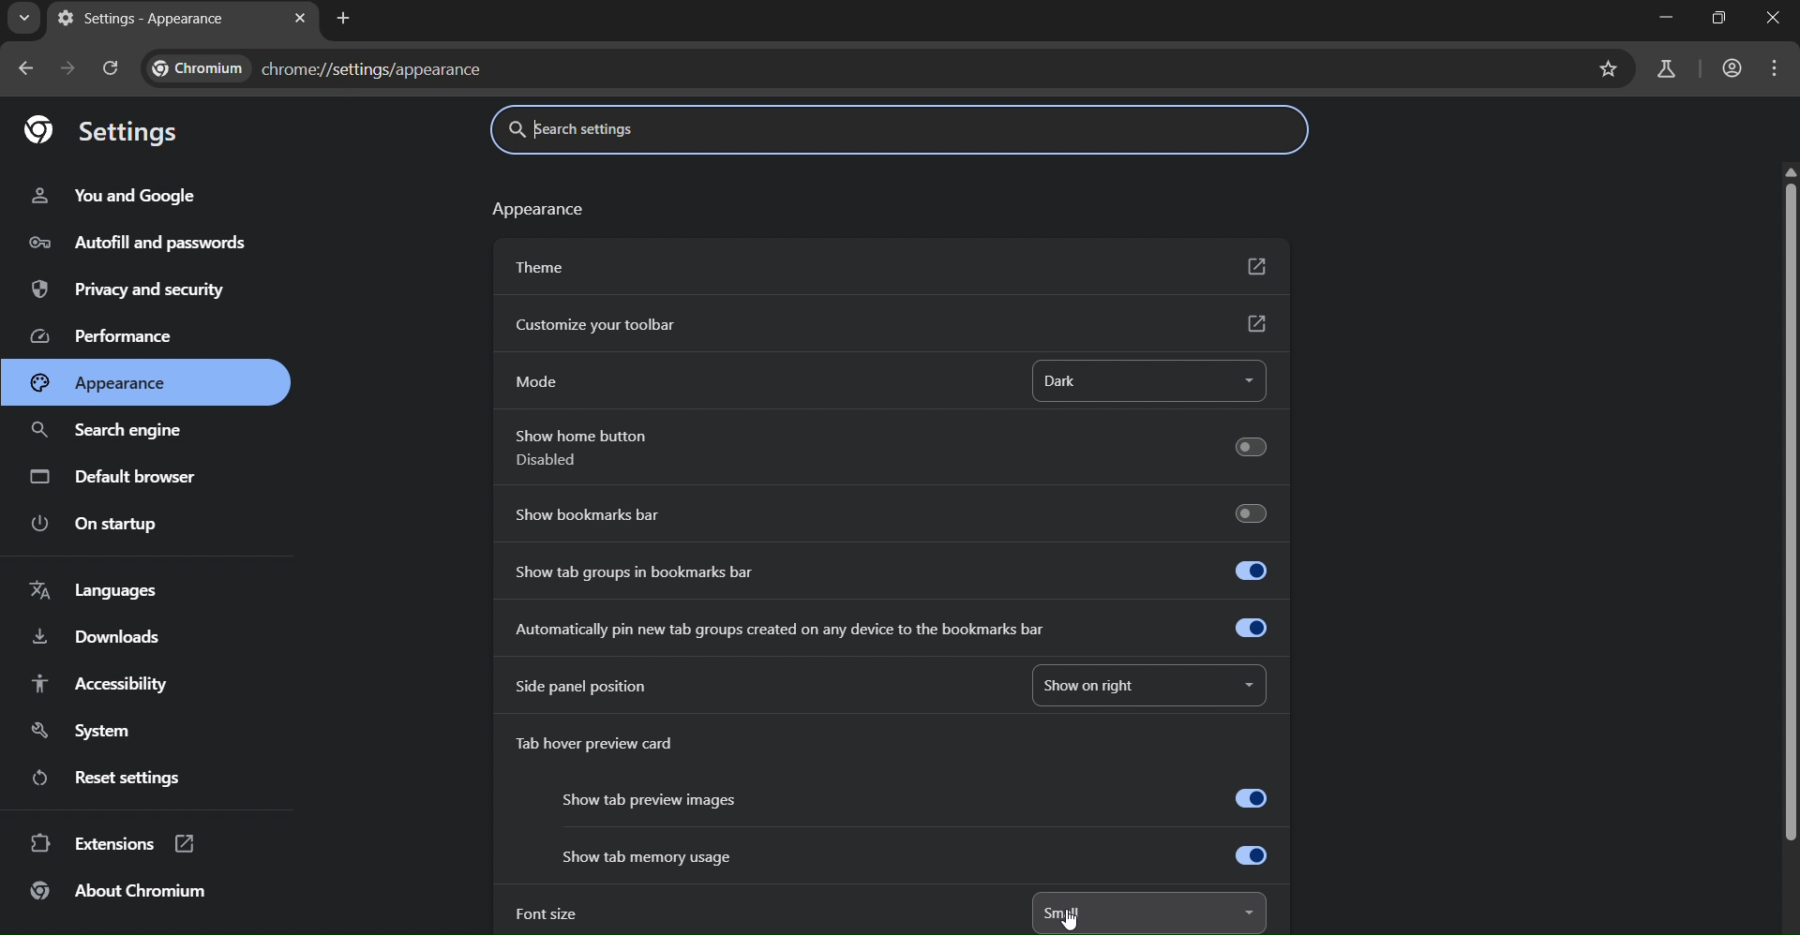 Image resolution: width=1800 pixels, height=935 pixels. I want to click on default browser, so click(117, 475).